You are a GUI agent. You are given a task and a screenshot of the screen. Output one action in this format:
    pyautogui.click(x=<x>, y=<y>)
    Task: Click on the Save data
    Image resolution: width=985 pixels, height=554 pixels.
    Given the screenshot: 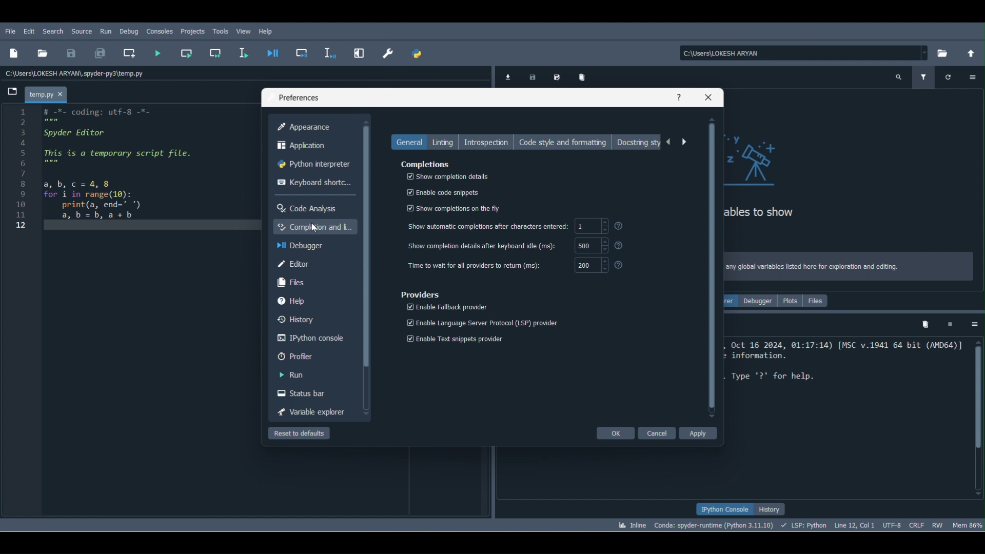 What is the action you would take?
    pyautogui.click(x=530, y=77)
    